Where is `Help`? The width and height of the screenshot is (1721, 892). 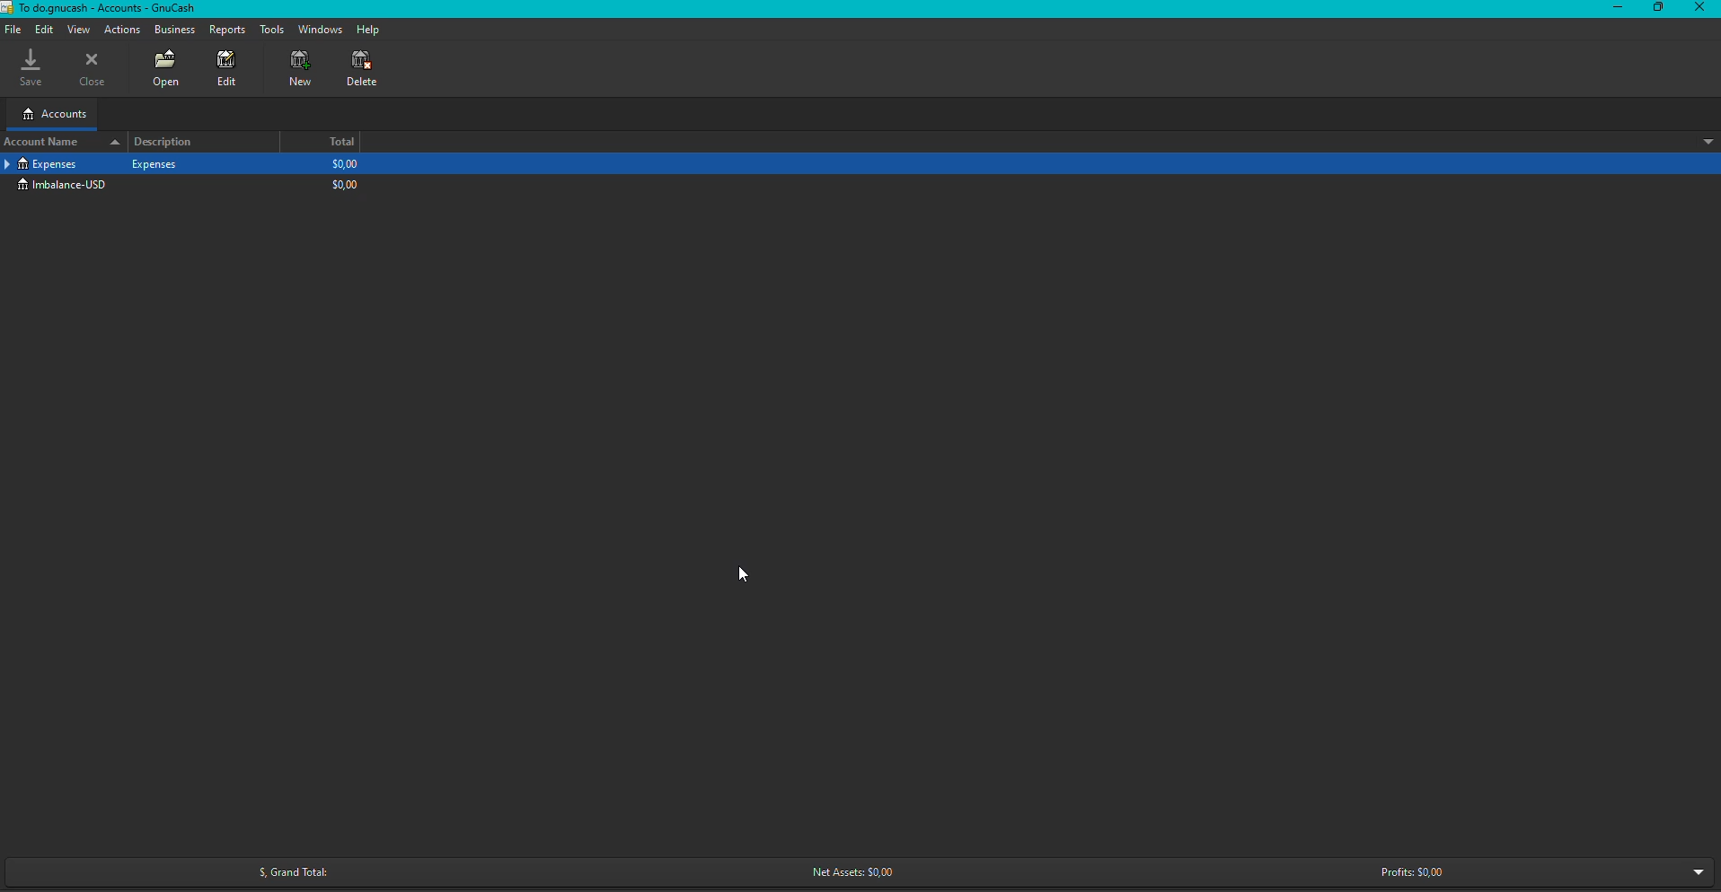
Help is located at coordinates (368, 29).